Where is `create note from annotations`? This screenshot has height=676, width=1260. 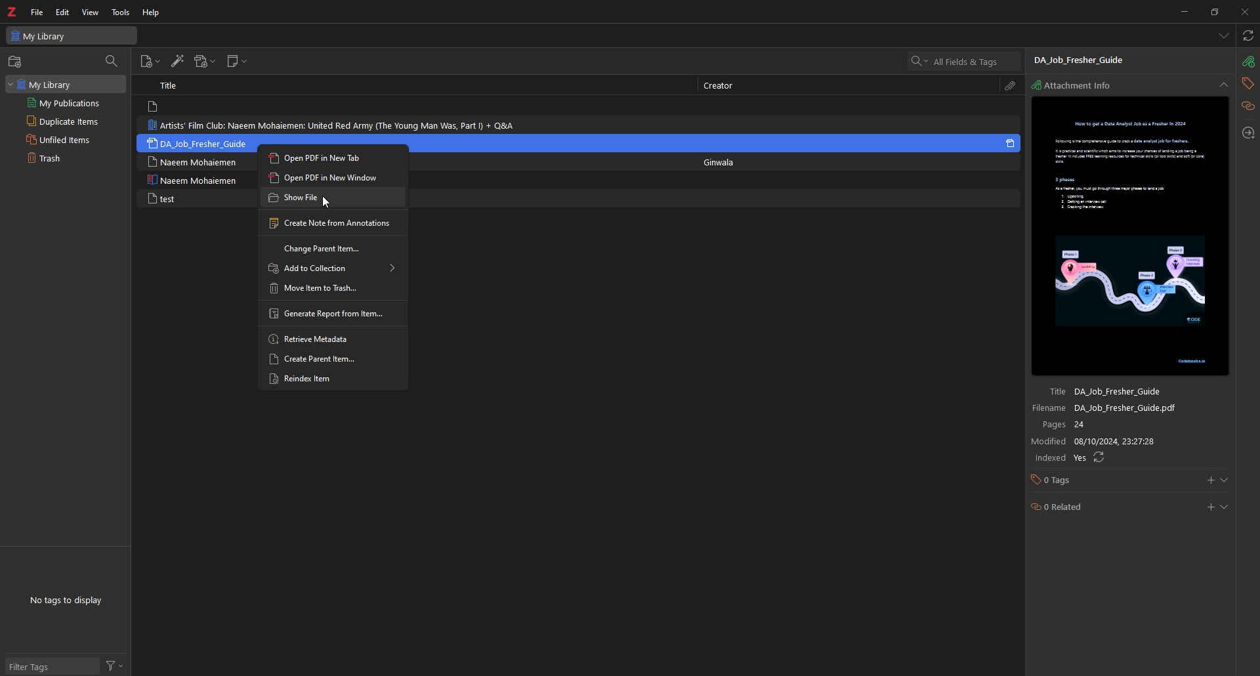
create note from annotations is located at coordinates (335, 223).